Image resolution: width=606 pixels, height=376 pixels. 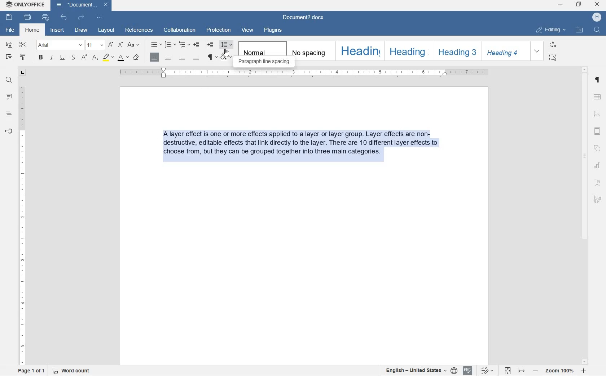 What do you see at coordinates (598, 5) in the screenshot?
I see `close` at bounding box center [598, 5].